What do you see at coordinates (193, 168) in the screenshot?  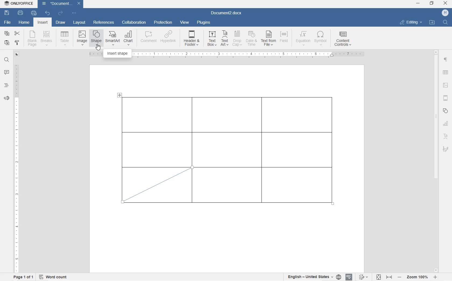 I see `line tool/cursor location` at bounding box center [193, 168].